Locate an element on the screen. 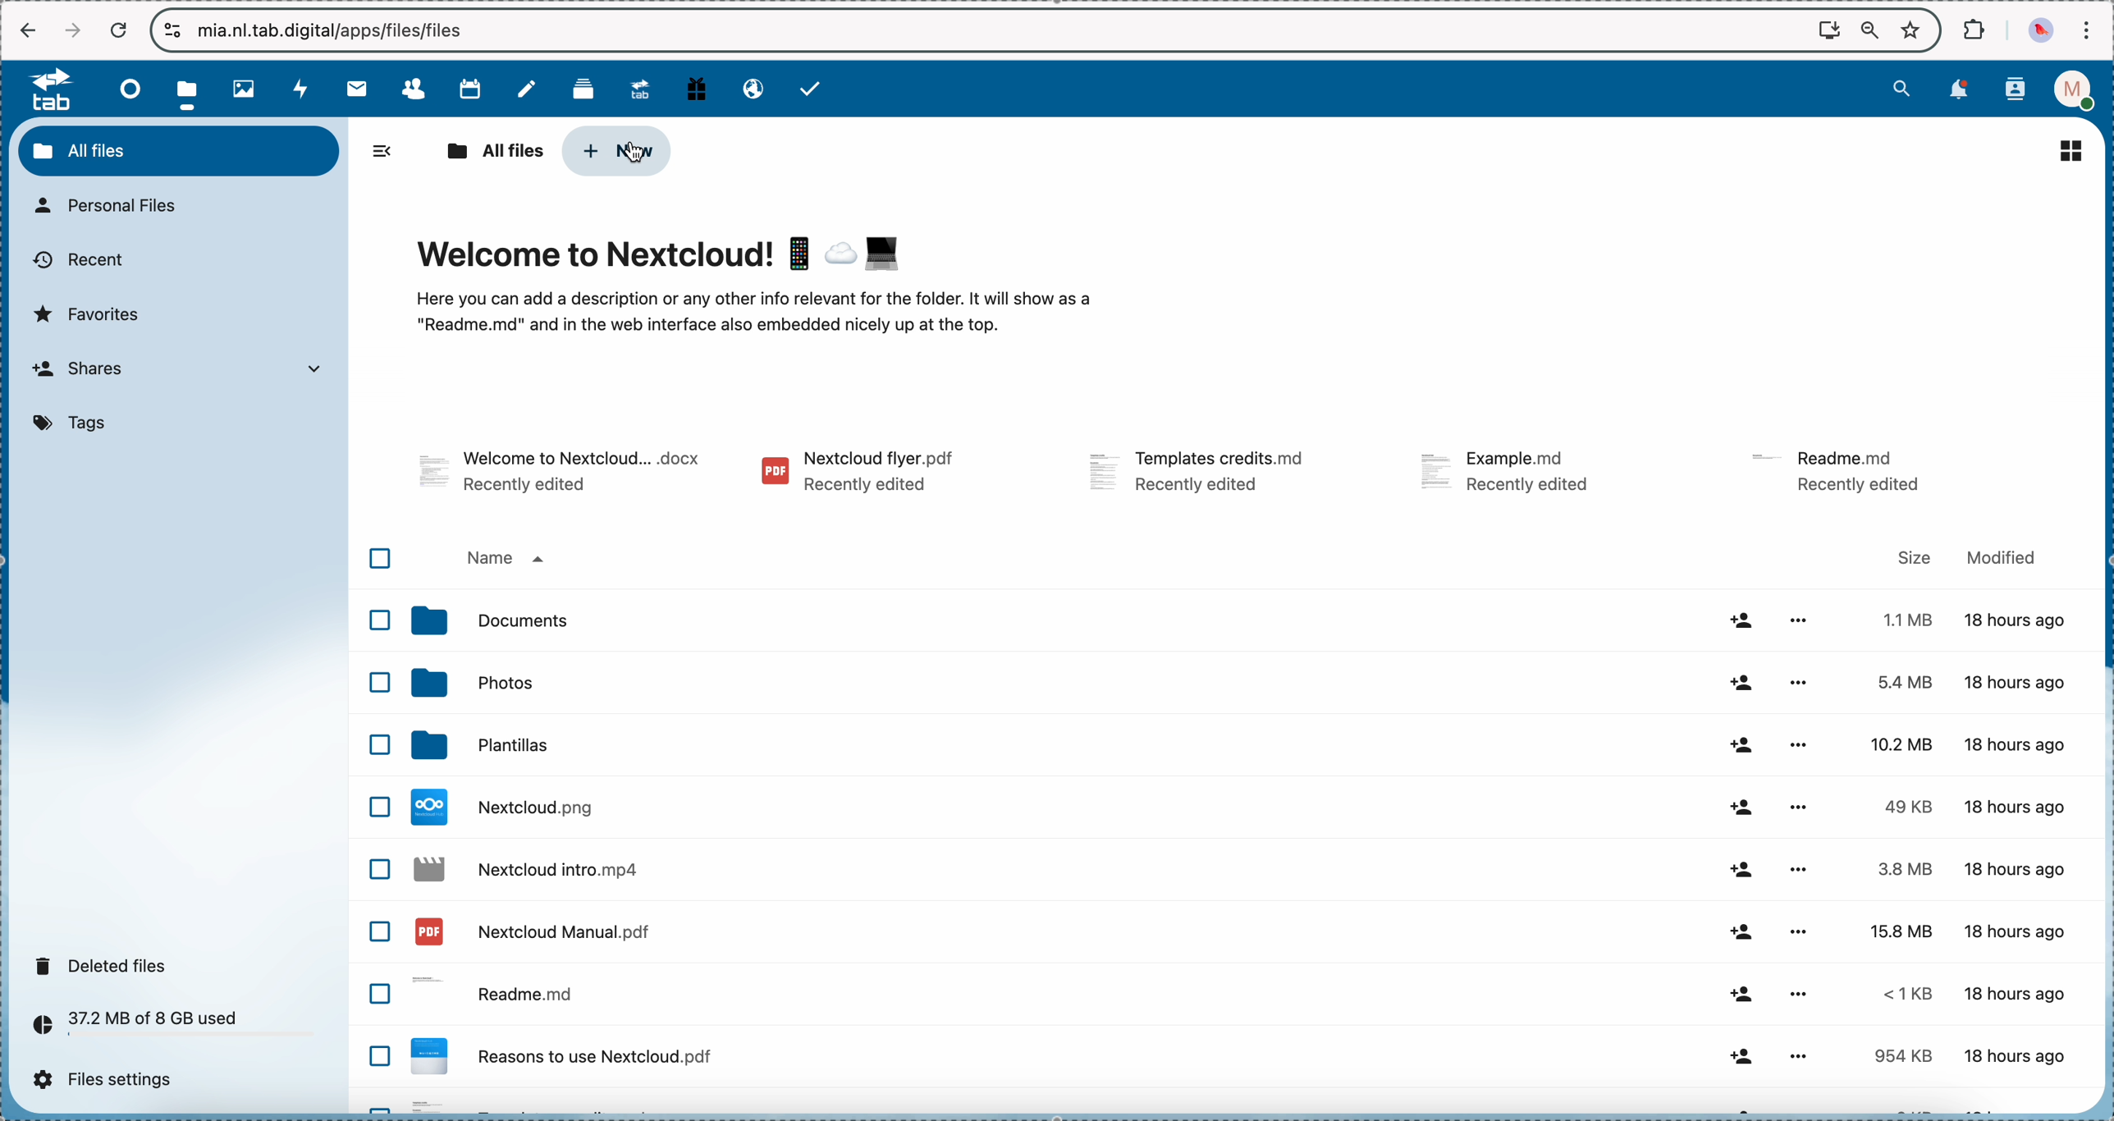 This screenshot has width=2114, height=1121. customize and control Google Chrome is located at coordinates (2085, 30).